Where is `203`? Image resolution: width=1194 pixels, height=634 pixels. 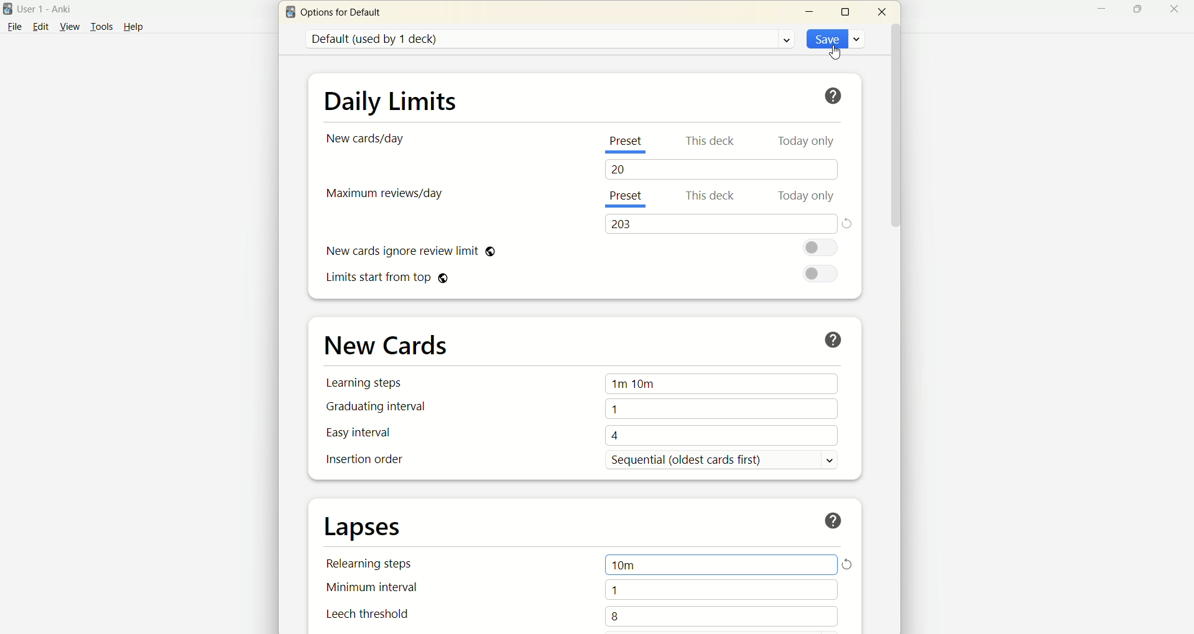 203 is located at coordinates (719, 224).